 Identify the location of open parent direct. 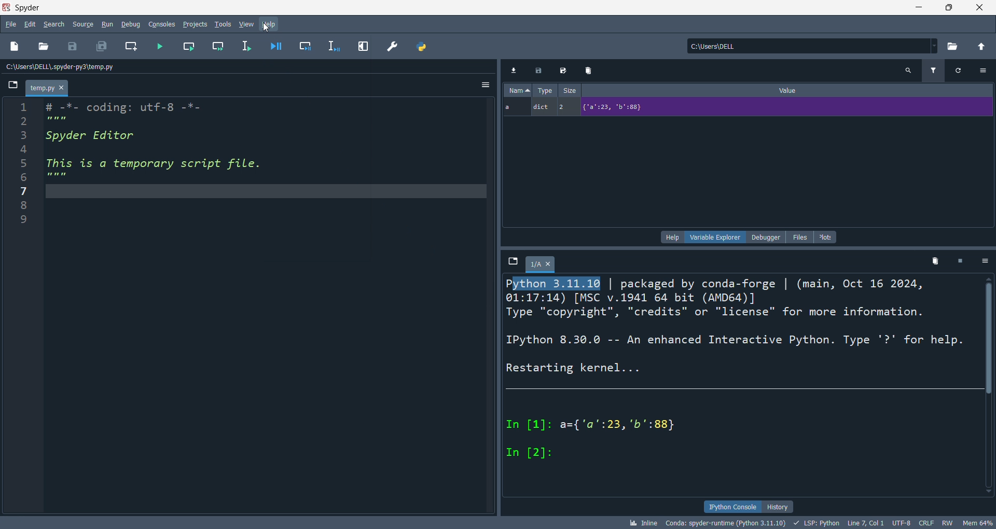
(981, 47).